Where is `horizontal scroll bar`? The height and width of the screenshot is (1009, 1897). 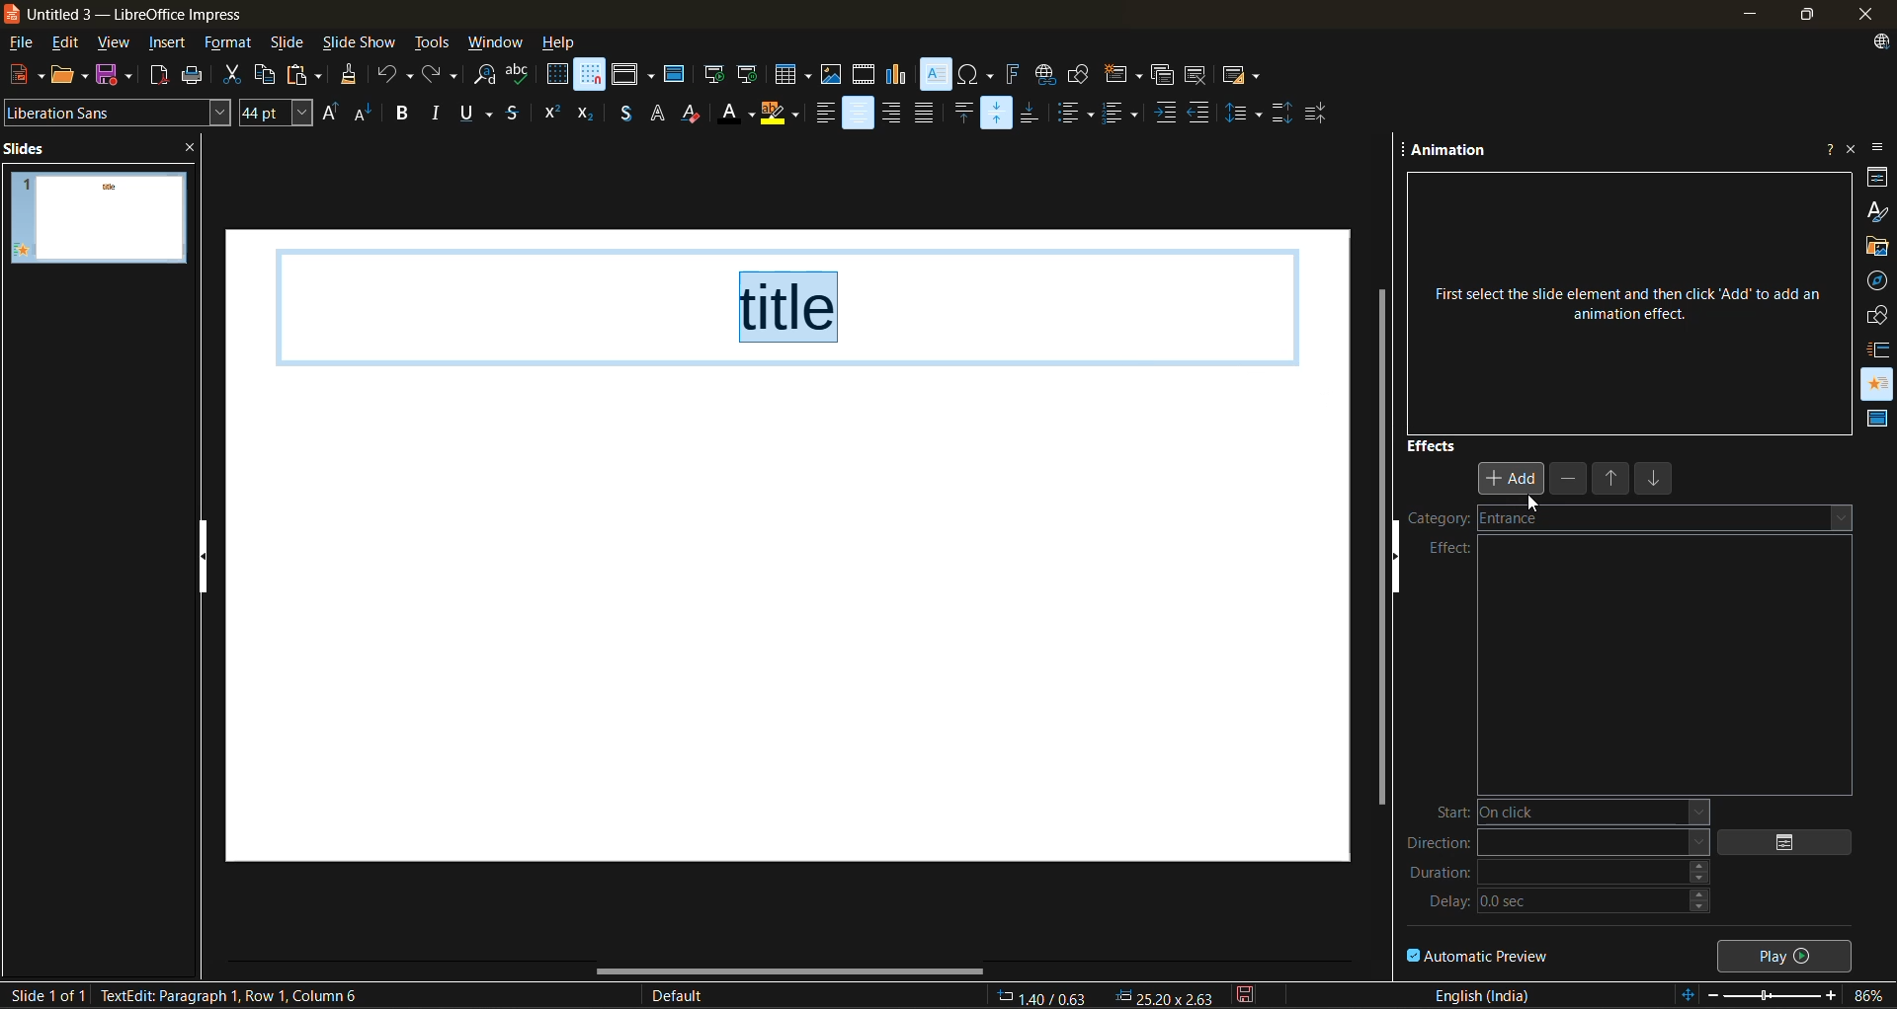 horizontal scroll bar is located at coordinates (791, 970).